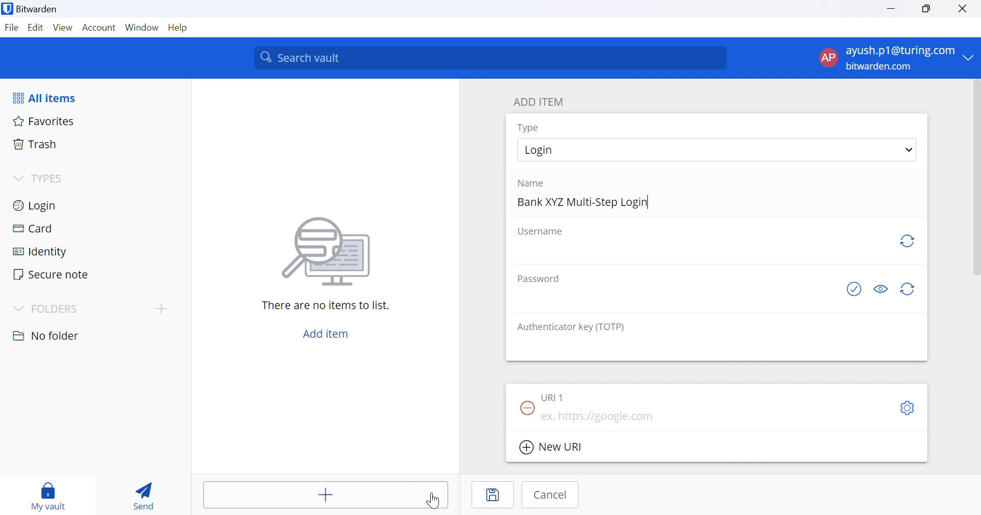  I want to click on Toggle visibility, so click(880, 289).